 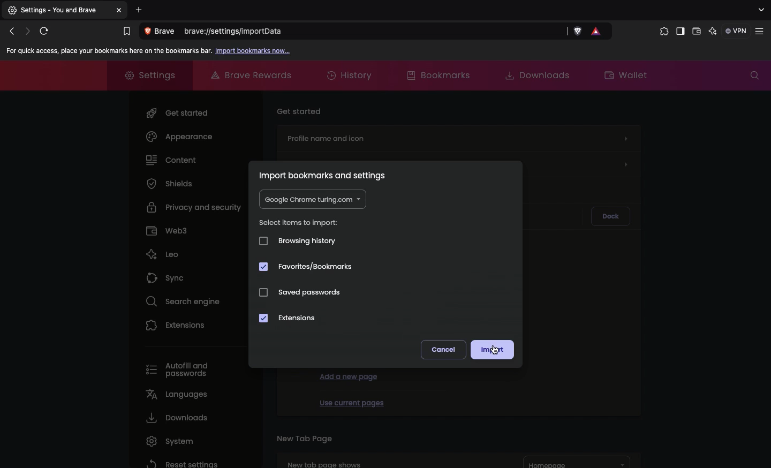 What do you see at coordinates (254, 51) in the screenshot?
I see `Import bookmarks now` at bounding box center [254, 51].